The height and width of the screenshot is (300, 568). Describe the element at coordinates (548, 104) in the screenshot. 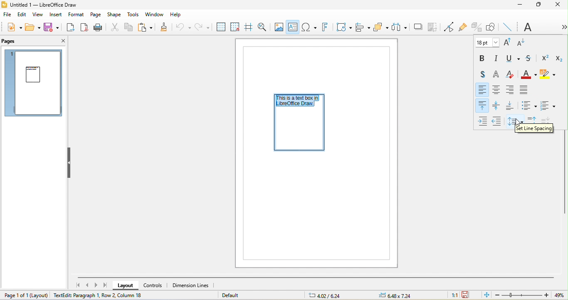

I see `toggle ordered list ` at that location.